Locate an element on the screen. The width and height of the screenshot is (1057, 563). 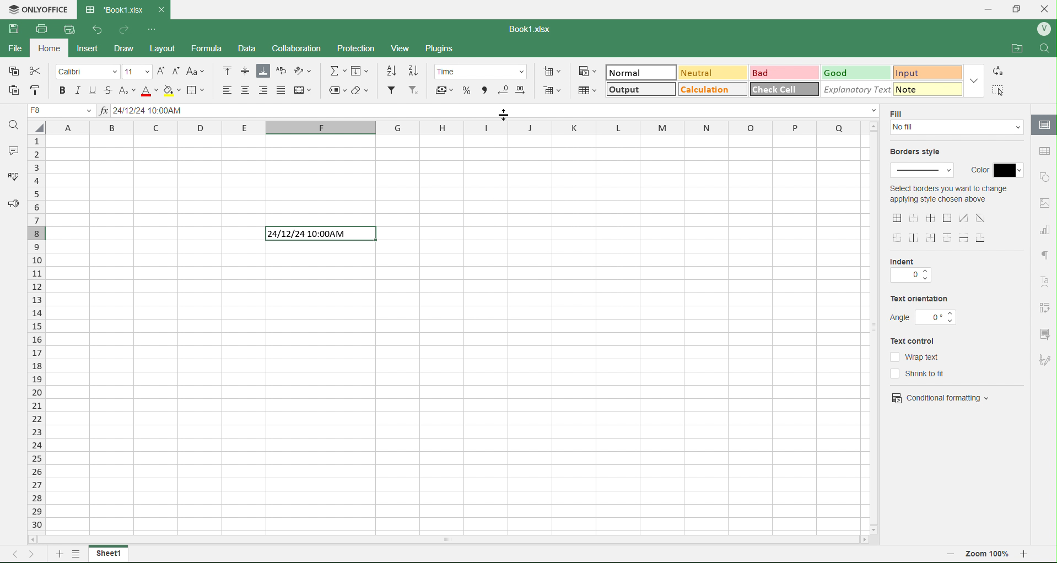
Decrease Decimal is located at coordinates (503, 89).